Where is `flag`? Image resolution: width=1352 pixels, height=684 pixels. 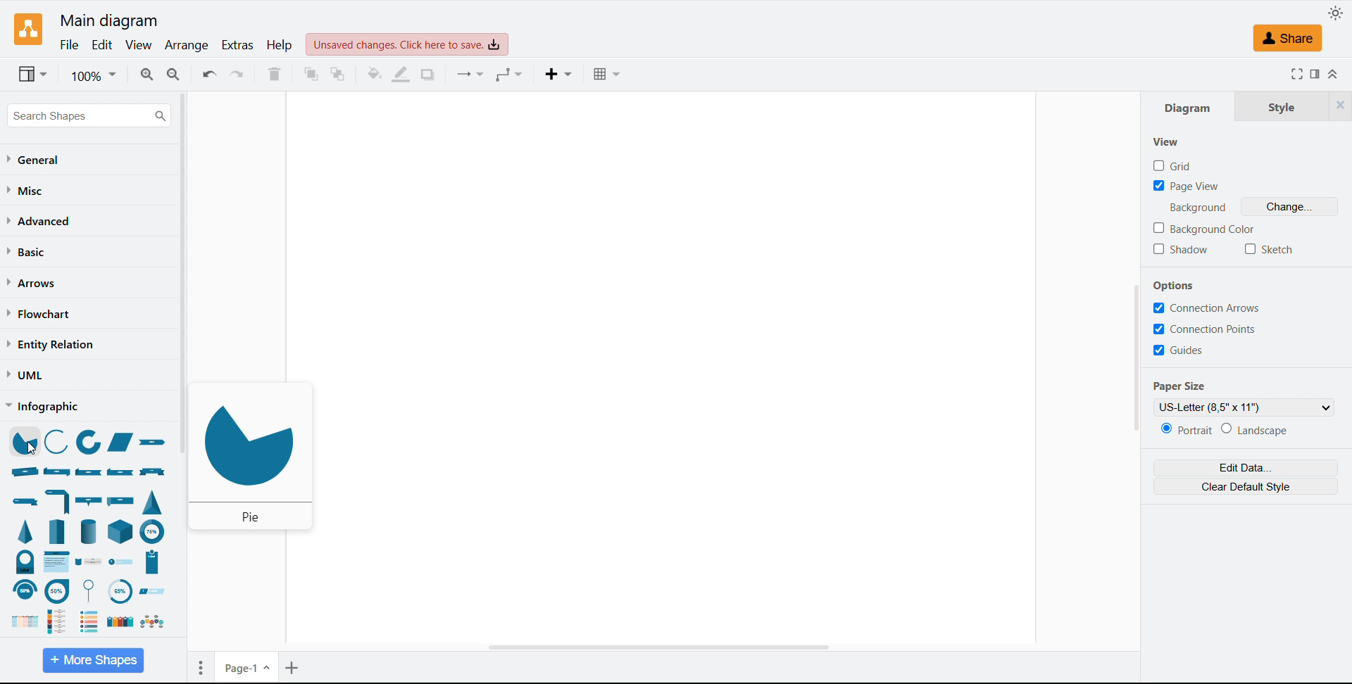 flag is located at coordinates (118, 502).